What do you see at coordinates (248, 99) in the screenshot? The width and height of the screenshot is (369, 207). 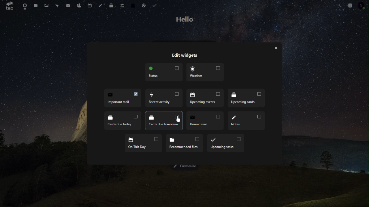 I see `upcoming cards` at bounding box center [248, 99].